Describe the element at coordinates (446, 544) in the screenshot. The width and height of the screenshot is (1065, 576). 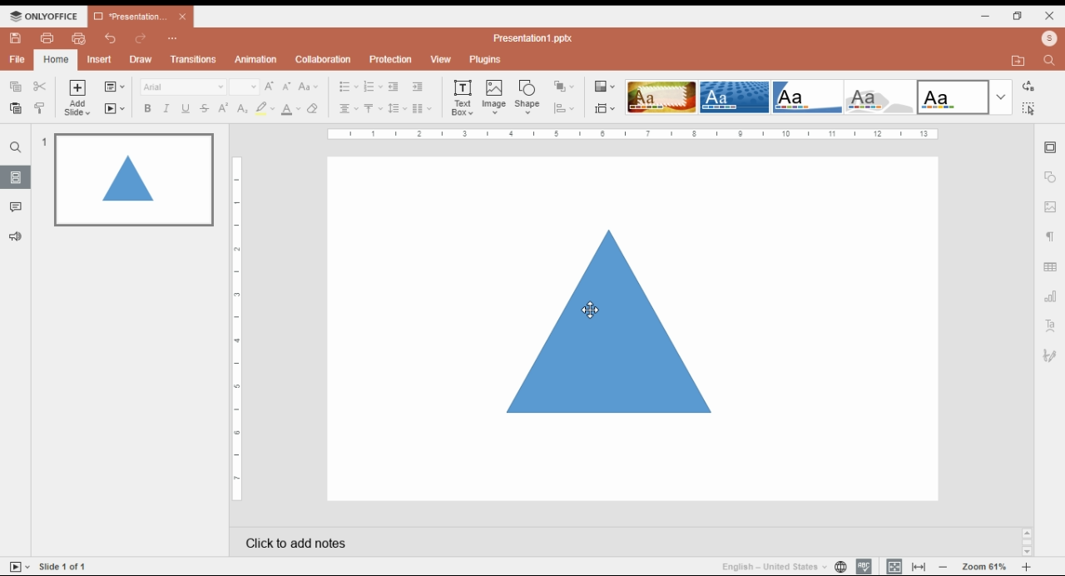
I see `click add notes` at that location.